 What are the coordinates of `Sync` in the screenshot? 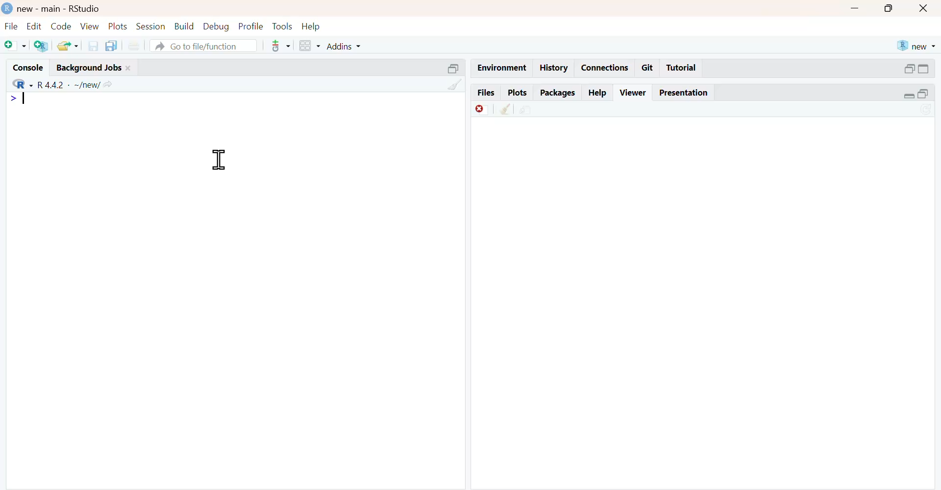 It's located at (926, 109).